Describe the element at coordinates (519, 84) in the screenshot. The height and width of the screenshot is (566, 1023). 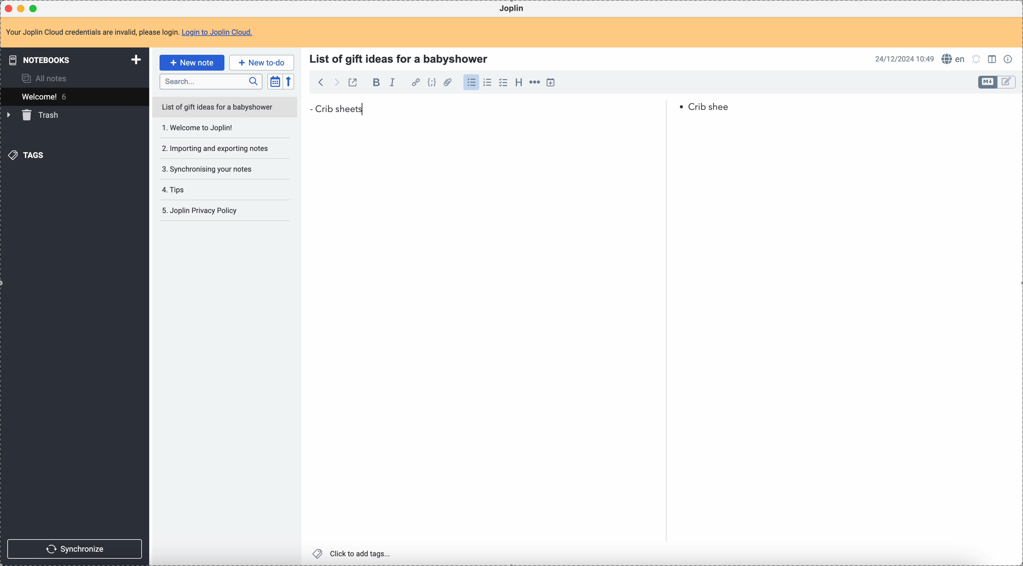
I see `heading` at that location.